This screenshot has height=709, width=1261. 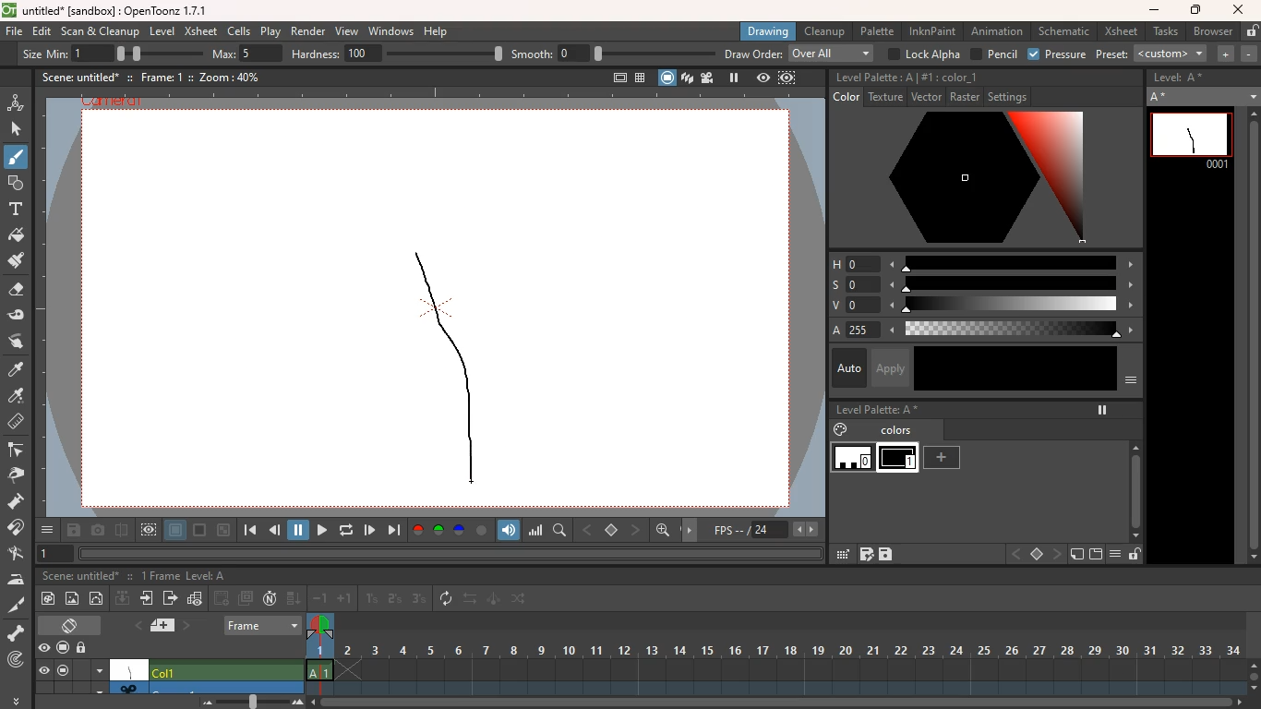 What do you see at coordinates (1057, 54) in the screenshot?
I see `pressure` at bounding box center [1057, 54].